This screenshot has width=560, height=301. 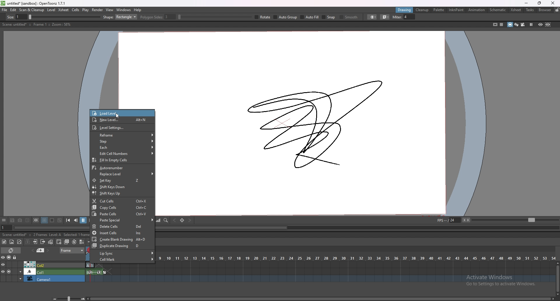 I want to click on close x subsheet, so click(x=42, y=242).